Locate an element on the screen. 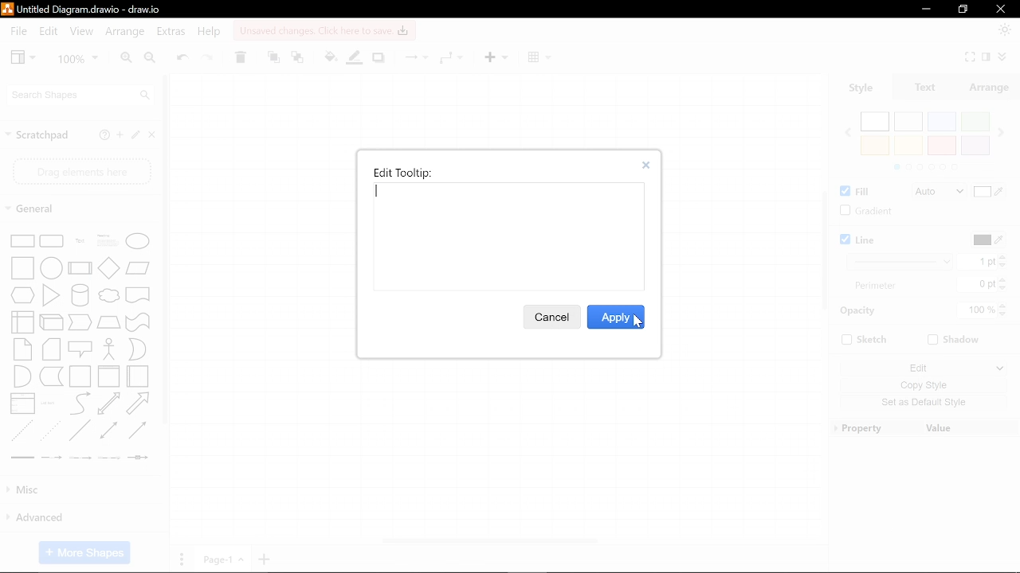 This screenshot has height=573, width=1020. Apply is located at coordinates (617, 317).